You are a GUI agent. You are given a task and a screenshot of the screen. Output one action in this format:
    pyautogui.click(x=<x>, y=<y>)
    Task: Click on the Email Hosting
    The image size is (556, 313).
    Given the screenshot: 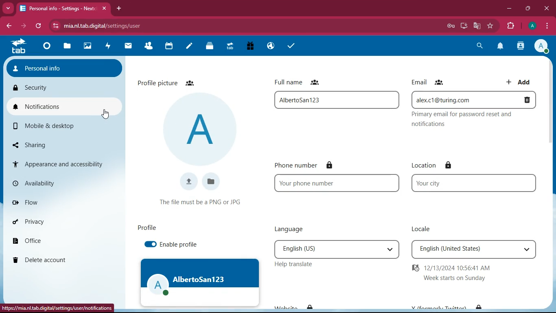 What is the action you would take?
    pyautogui.click(x=271, y=47)
    